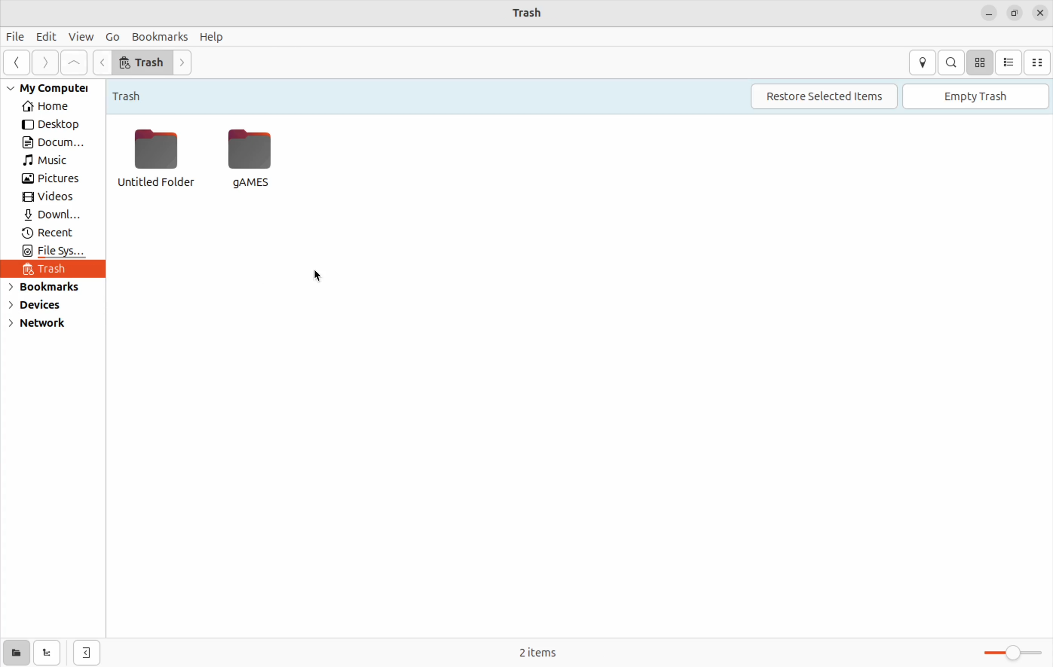  What do you see at coordinates (1039, 63) in the screenshot?
I see `compact view` at bounding box center [1039, 63].